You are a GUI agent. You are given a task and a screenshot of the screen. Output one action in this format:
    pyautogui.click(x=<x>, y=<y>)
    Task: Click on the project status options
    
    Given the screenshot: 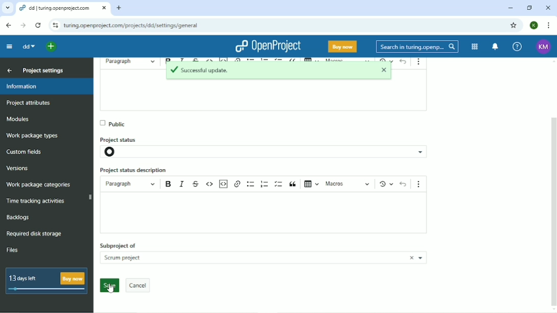 What is the action you would take?
    pyautogui.click(x=413, y=151)
    